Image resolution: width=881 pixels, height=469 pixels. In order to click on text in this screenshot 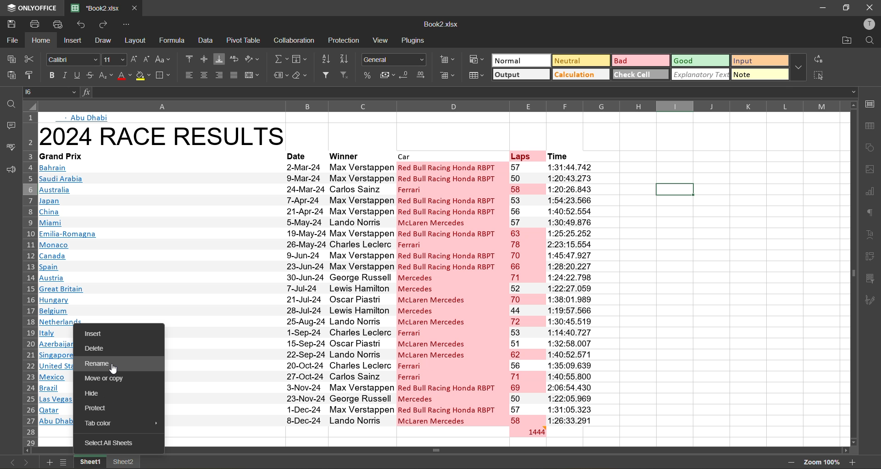, I will do `click(84, 117)`.